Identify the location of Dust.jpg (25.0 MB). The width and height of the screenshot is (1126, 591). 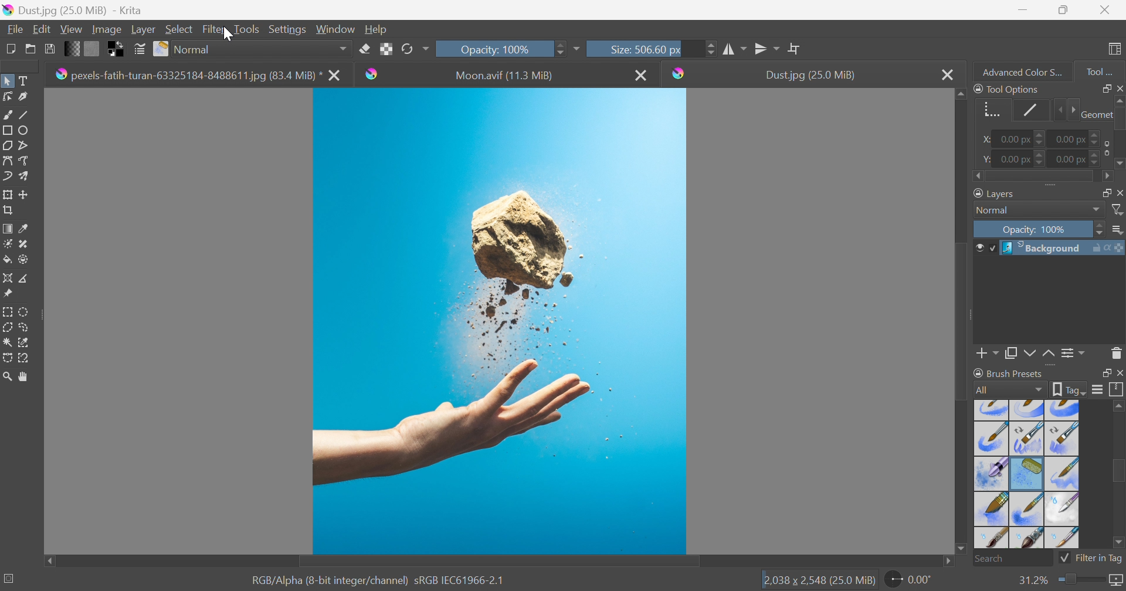
(810, 75).